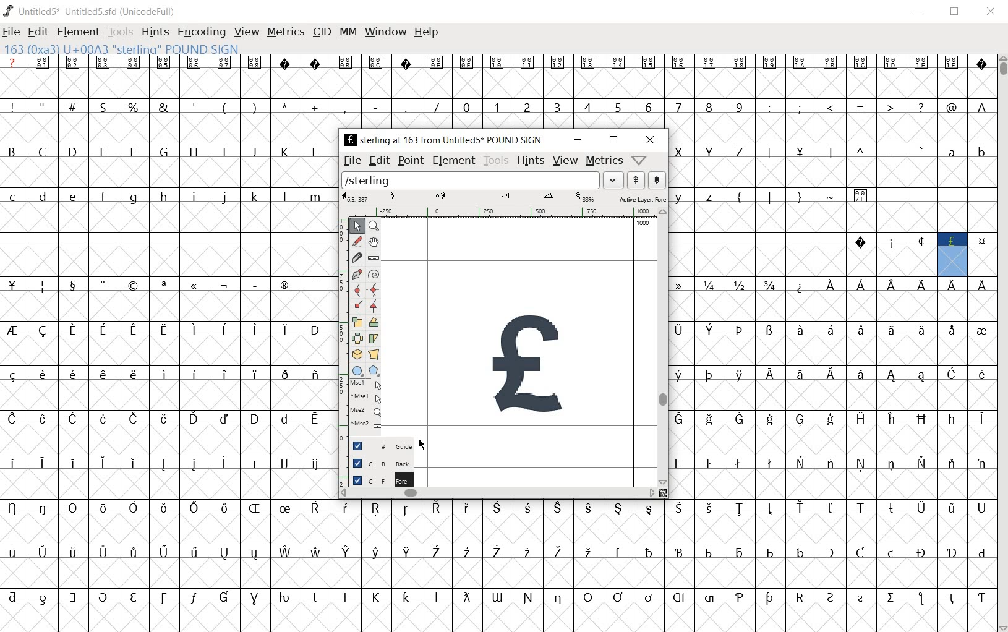 The width and height of the screenshot is (1008, 632). I want to click on VIEW, so click(246, 31).